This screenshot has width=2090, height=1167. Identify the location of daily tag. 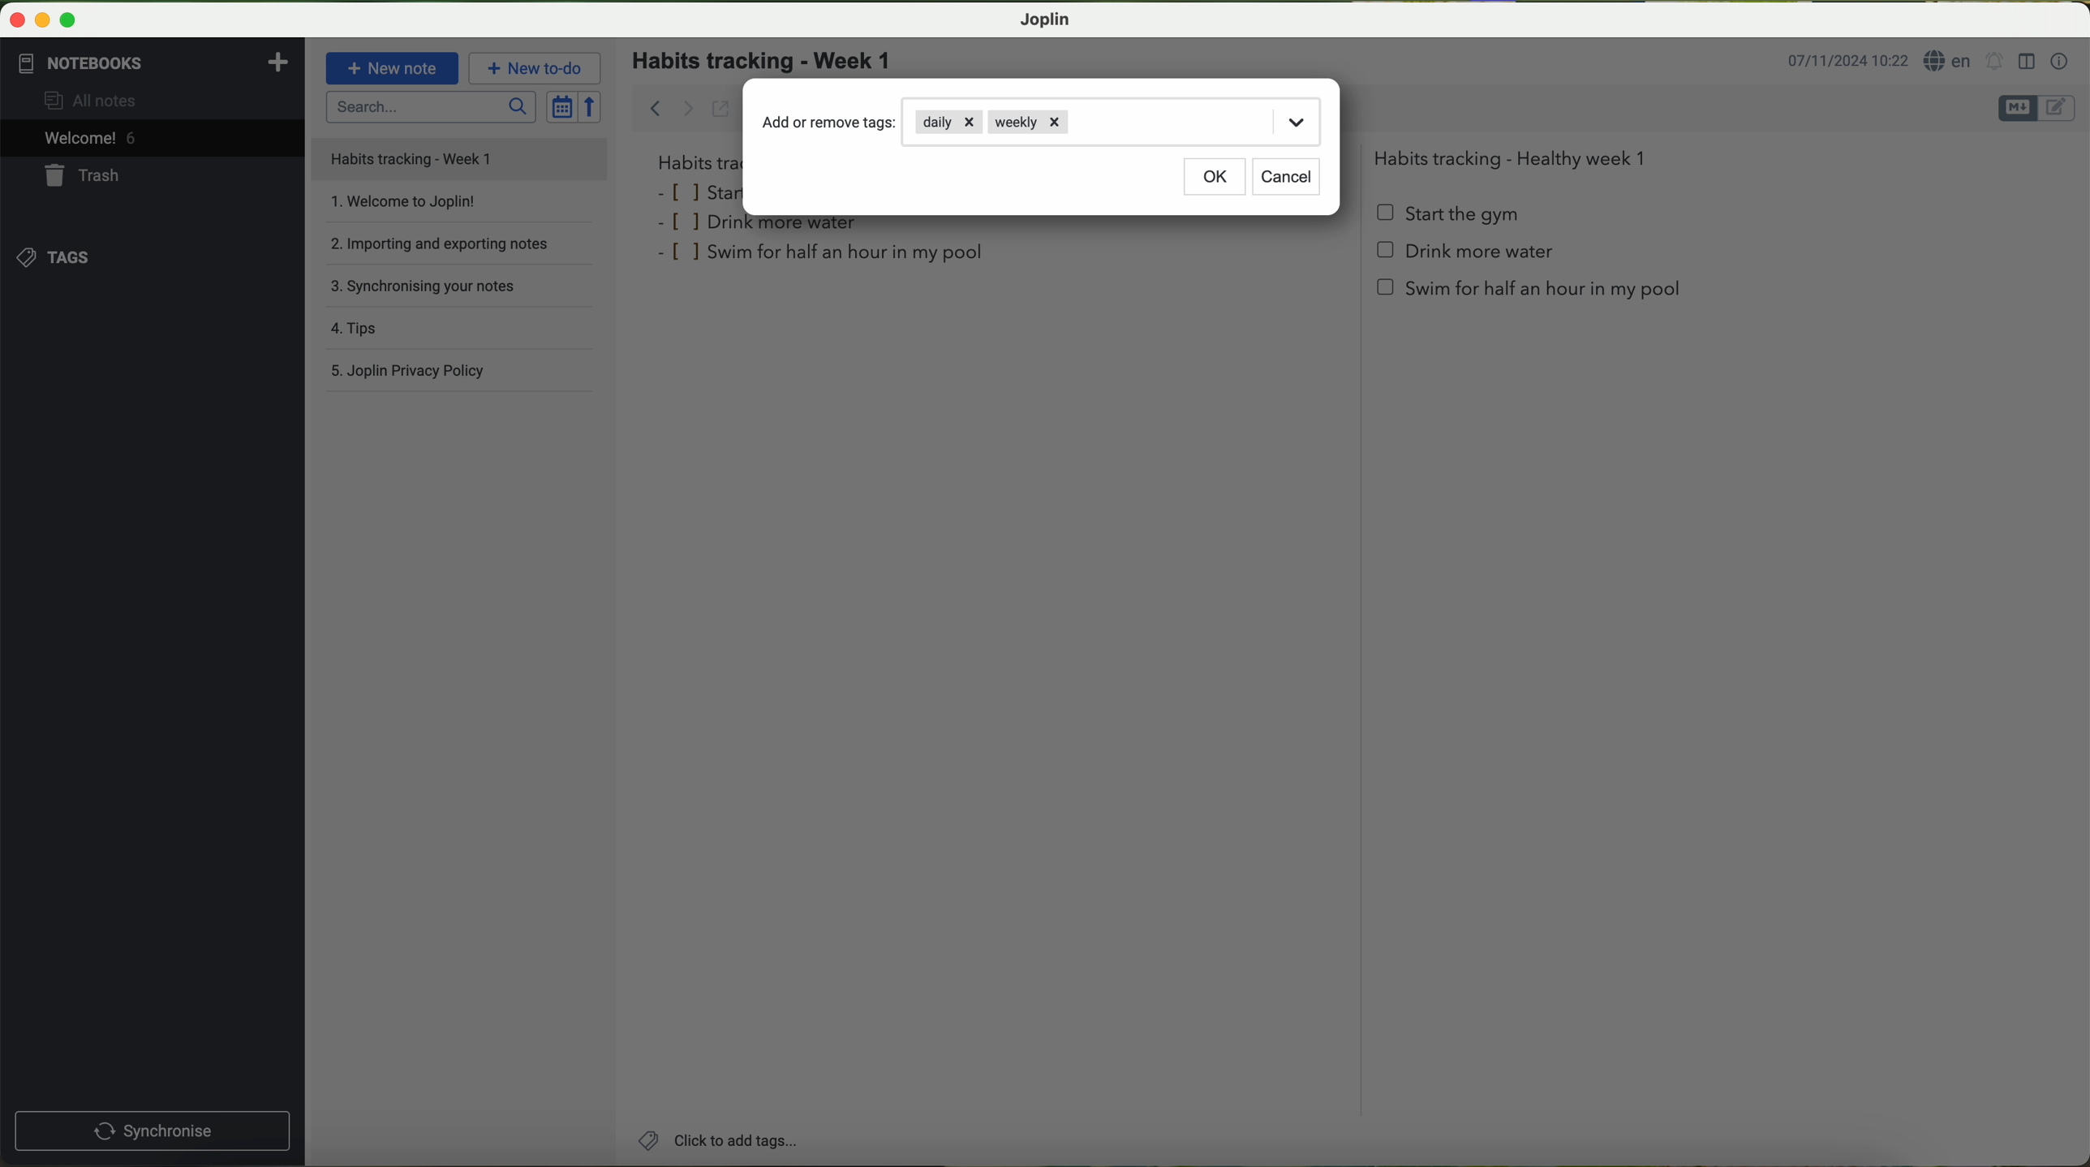
(948, 121).